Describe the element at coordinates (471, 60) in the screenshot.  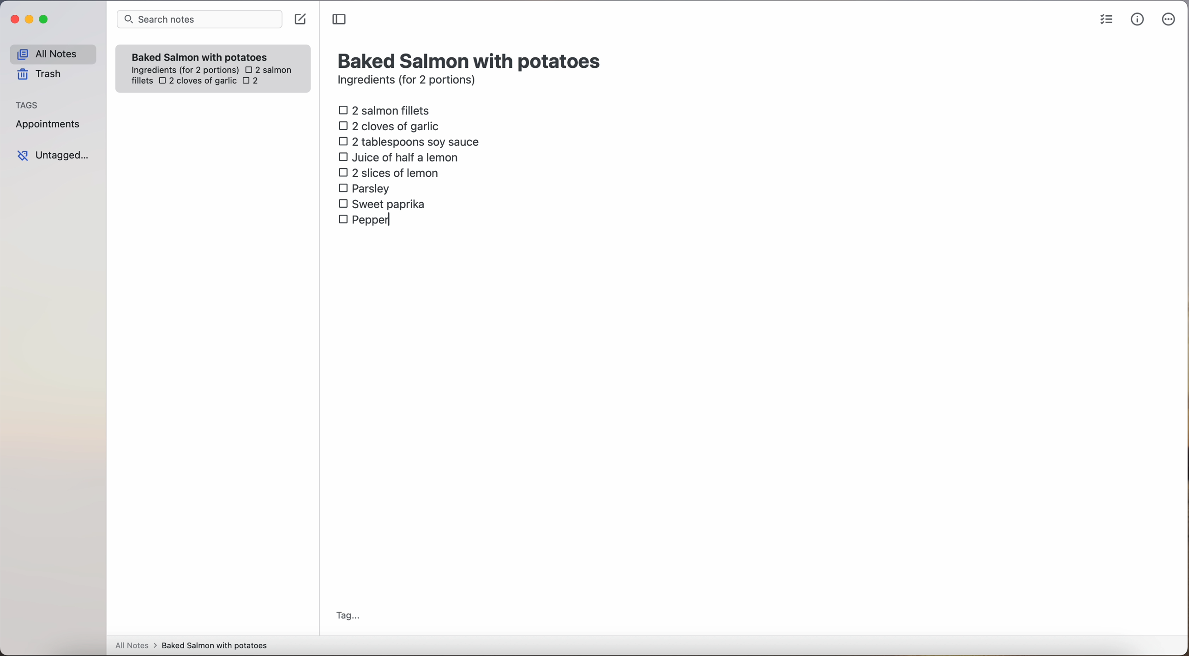
I see `title: Baked Salmon with potatoes` at that location.